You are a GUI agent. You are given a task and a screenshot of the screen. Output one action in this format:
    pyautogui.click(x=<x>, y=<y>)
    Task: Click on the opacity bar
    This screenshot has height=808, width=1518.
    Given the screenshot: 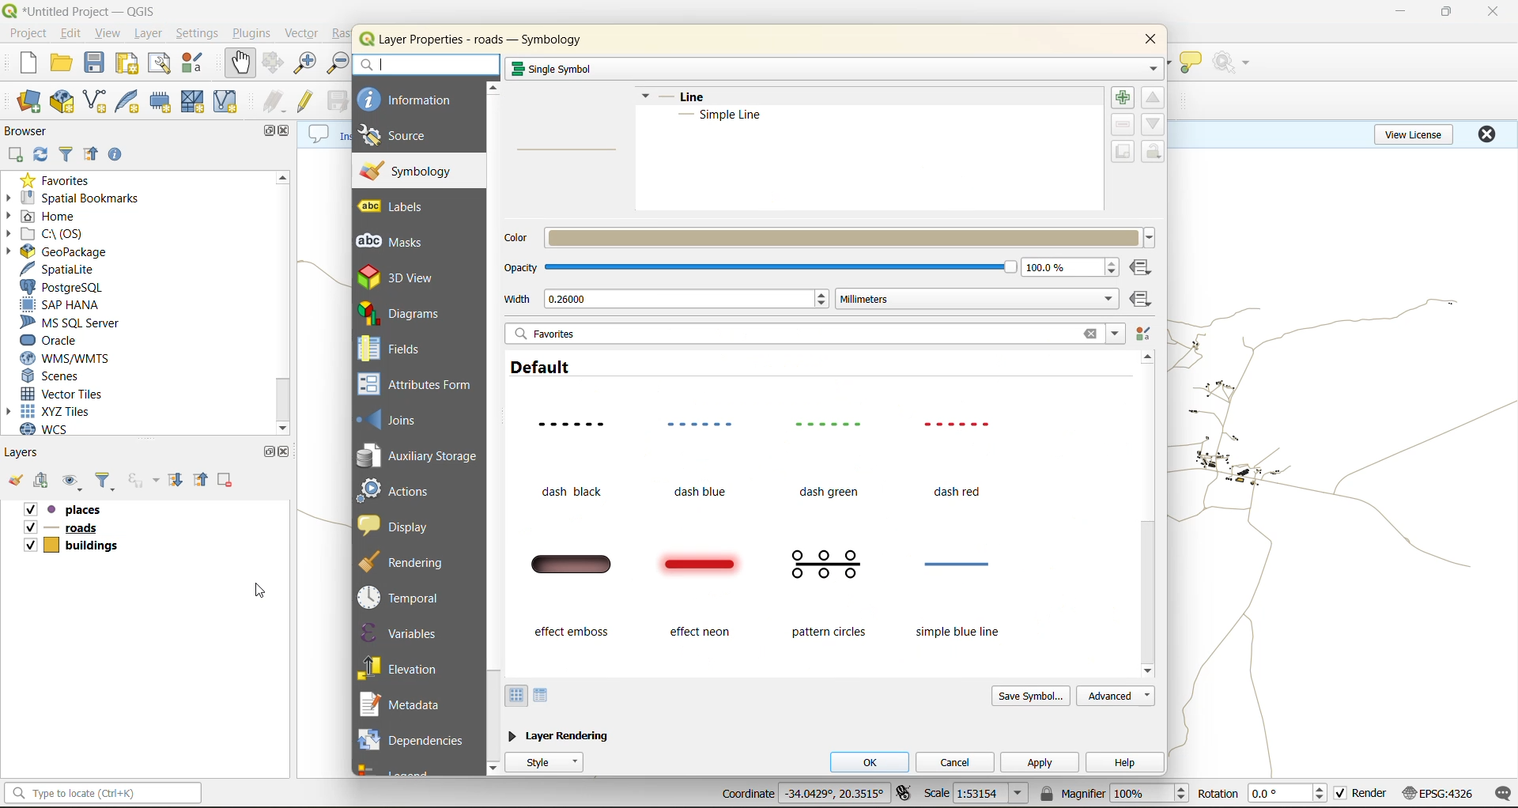 What is the action you would take?
    pyautogui.click(x=759, y=267)
    